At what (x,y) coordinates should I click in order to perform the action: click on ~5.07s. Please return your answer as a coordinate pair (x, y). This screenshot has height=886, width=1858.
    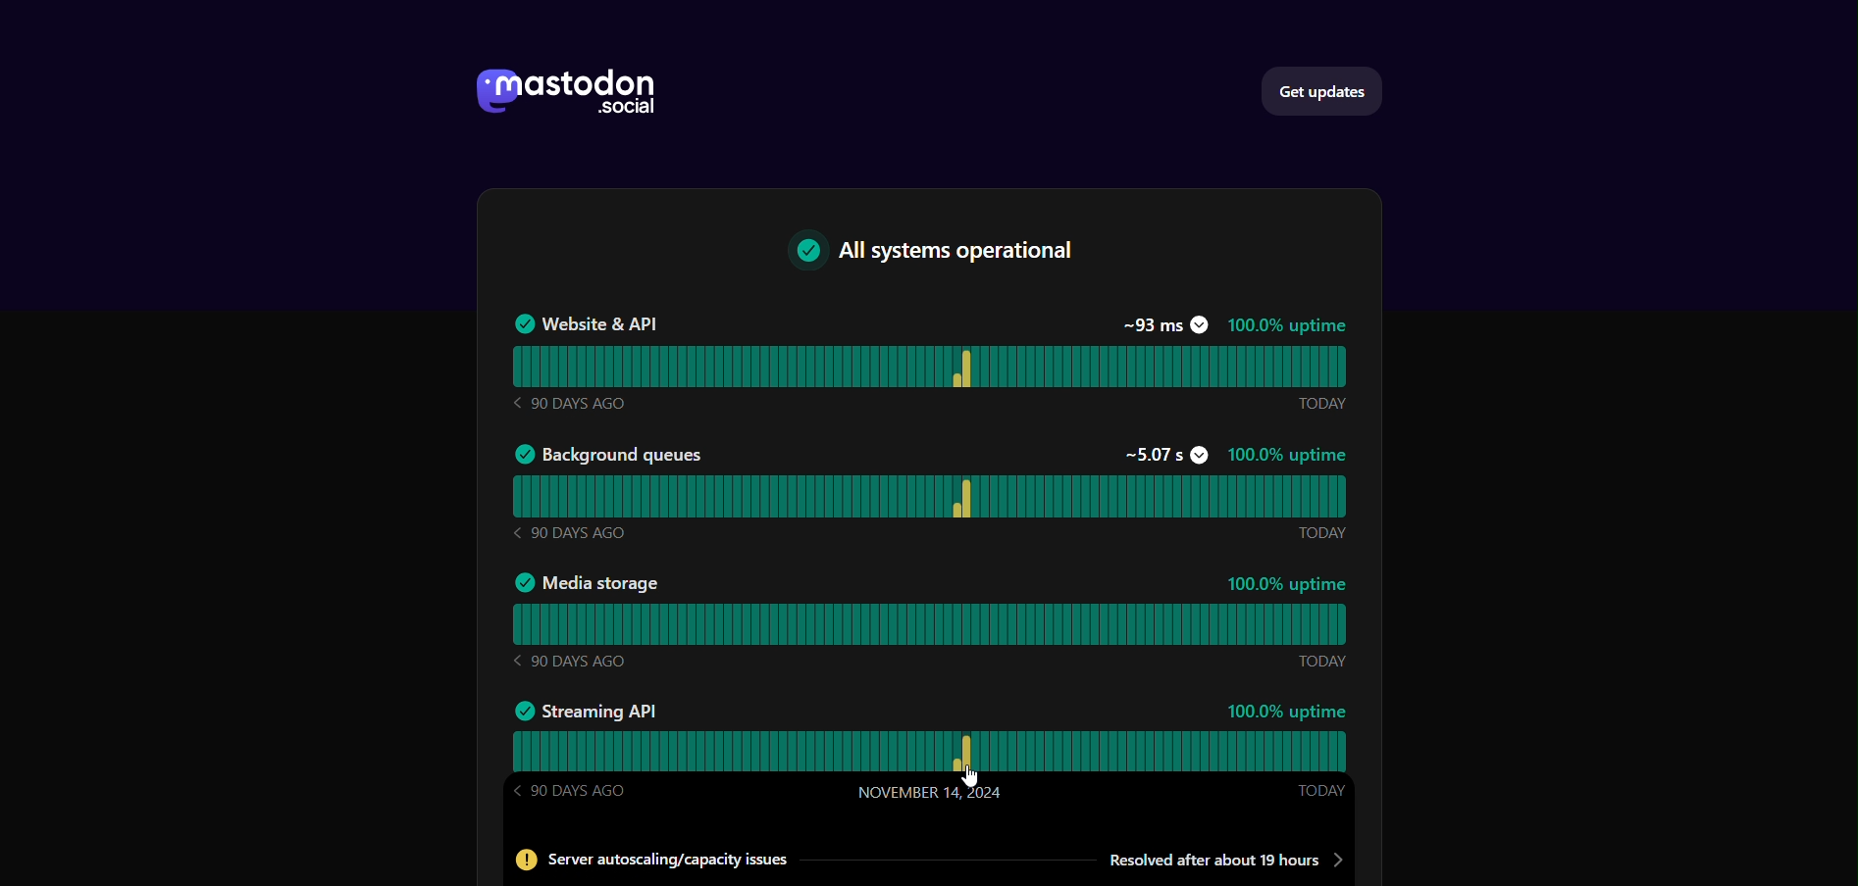
    Looking at the image, I should click on (1163, 455).